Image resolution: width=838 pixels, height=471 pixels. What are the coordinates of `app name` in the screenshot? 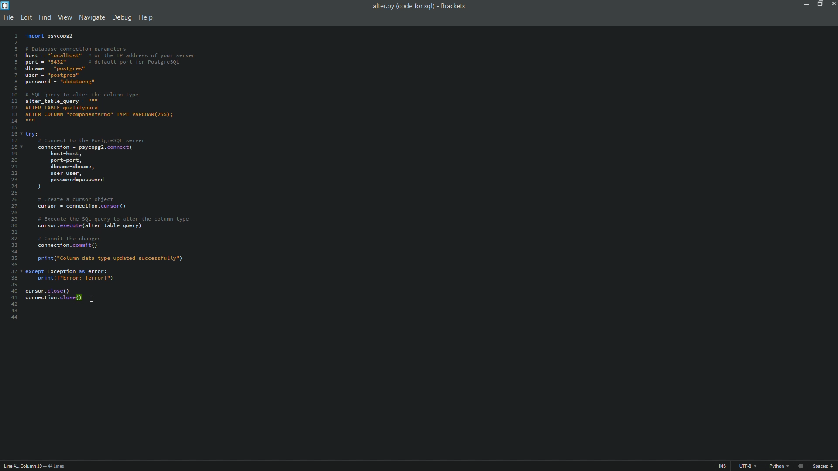 It's located at (455, 7).